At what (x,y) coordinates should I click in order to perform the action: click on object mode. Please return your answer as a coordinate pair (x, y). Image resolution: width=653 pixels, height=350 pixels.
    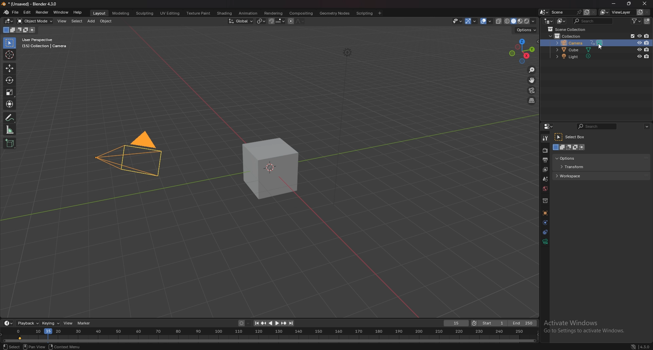
    Looking at the image, I should click on (35, 21).